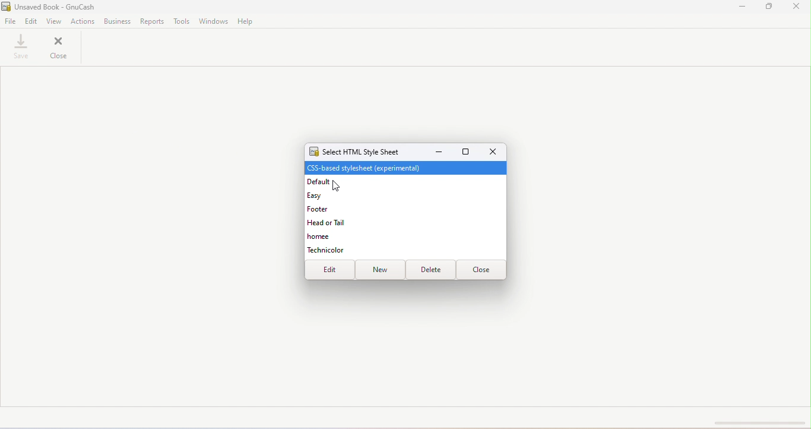 The width and height of the screenshot is (811, 429). I want to click on Technicolor, so click(325, 250).